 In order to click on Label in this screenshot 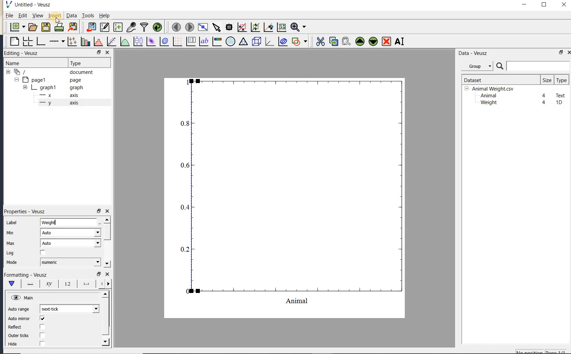, I will do `click(13, 223)`.